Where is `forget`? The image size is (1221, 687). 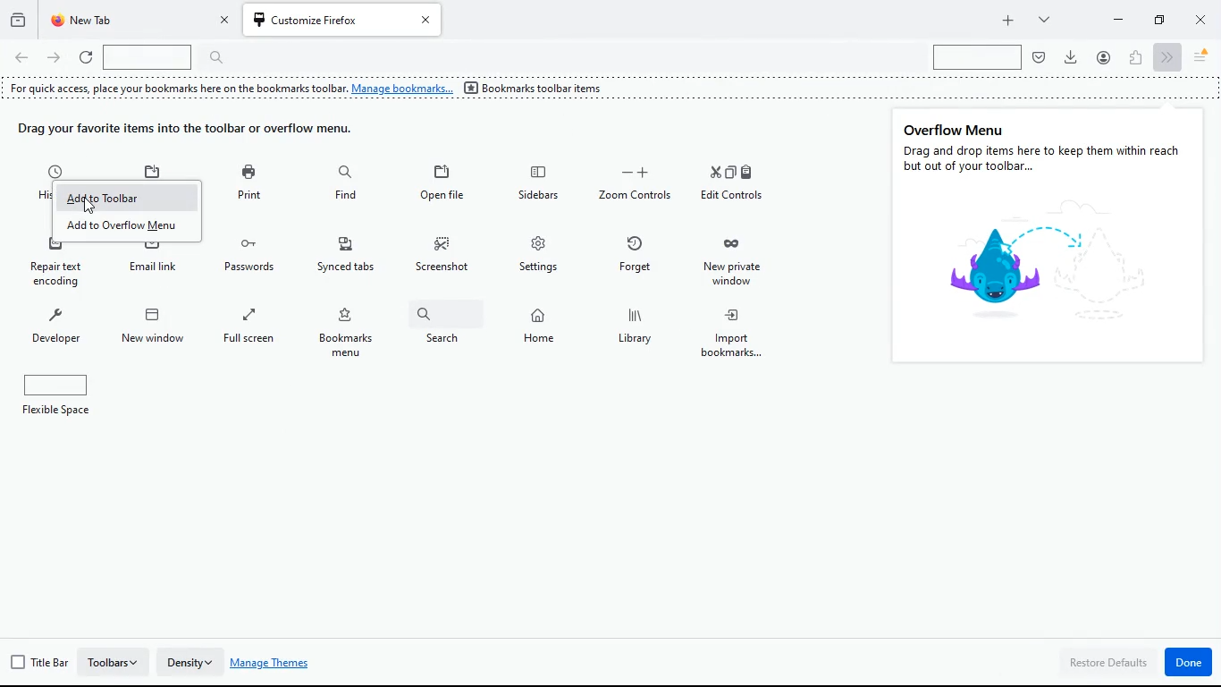 forget is located at coordinates (639, 257).